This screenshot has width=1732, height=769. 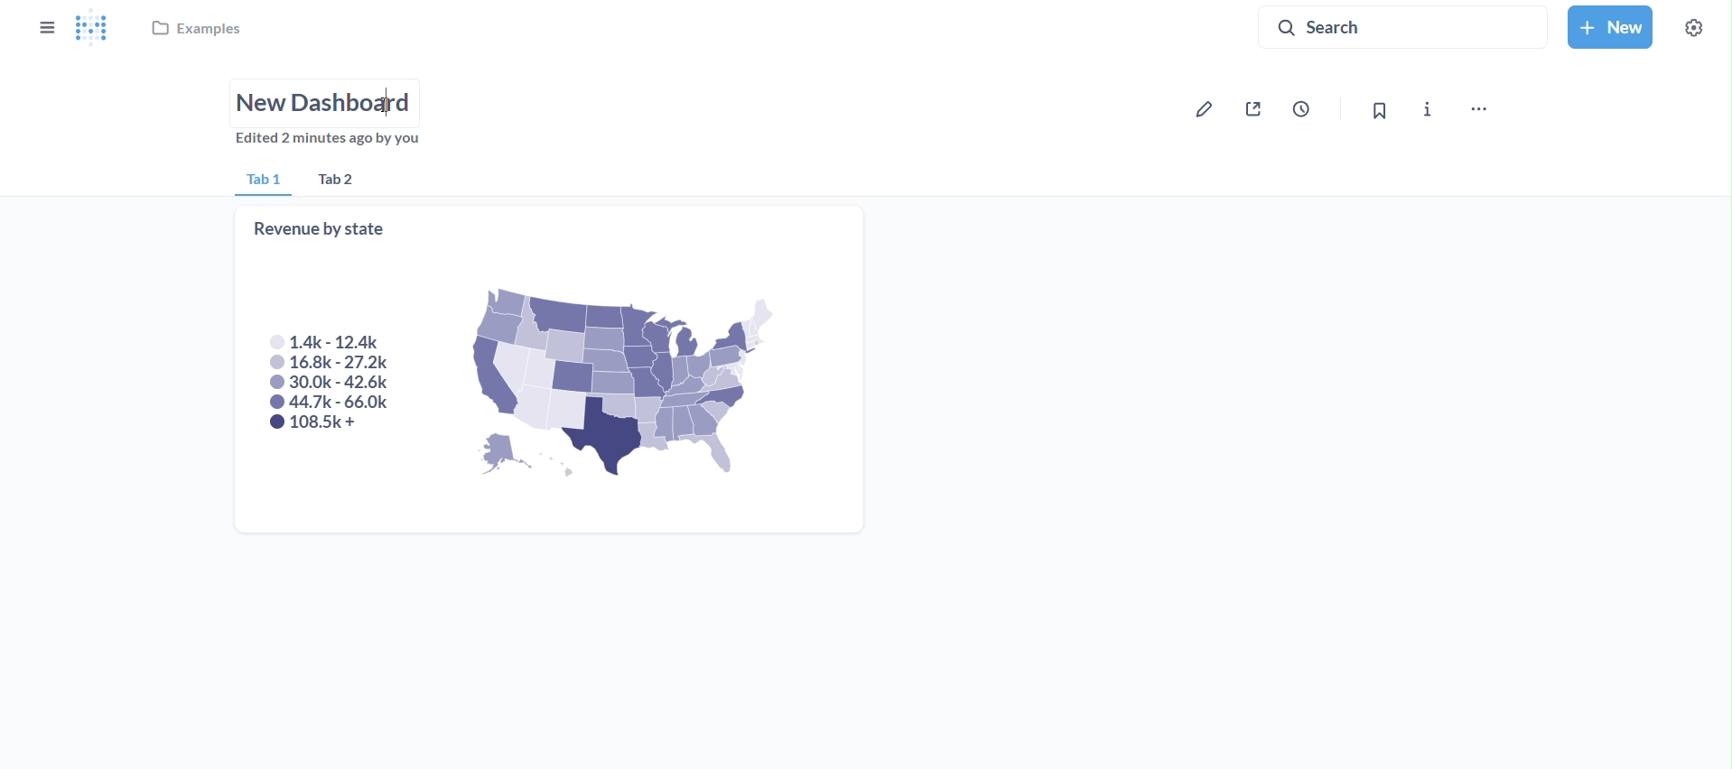 What do you see at coordinates (200, 32) in the screenshot?
I see `examples` at bounding box center [200, 32].